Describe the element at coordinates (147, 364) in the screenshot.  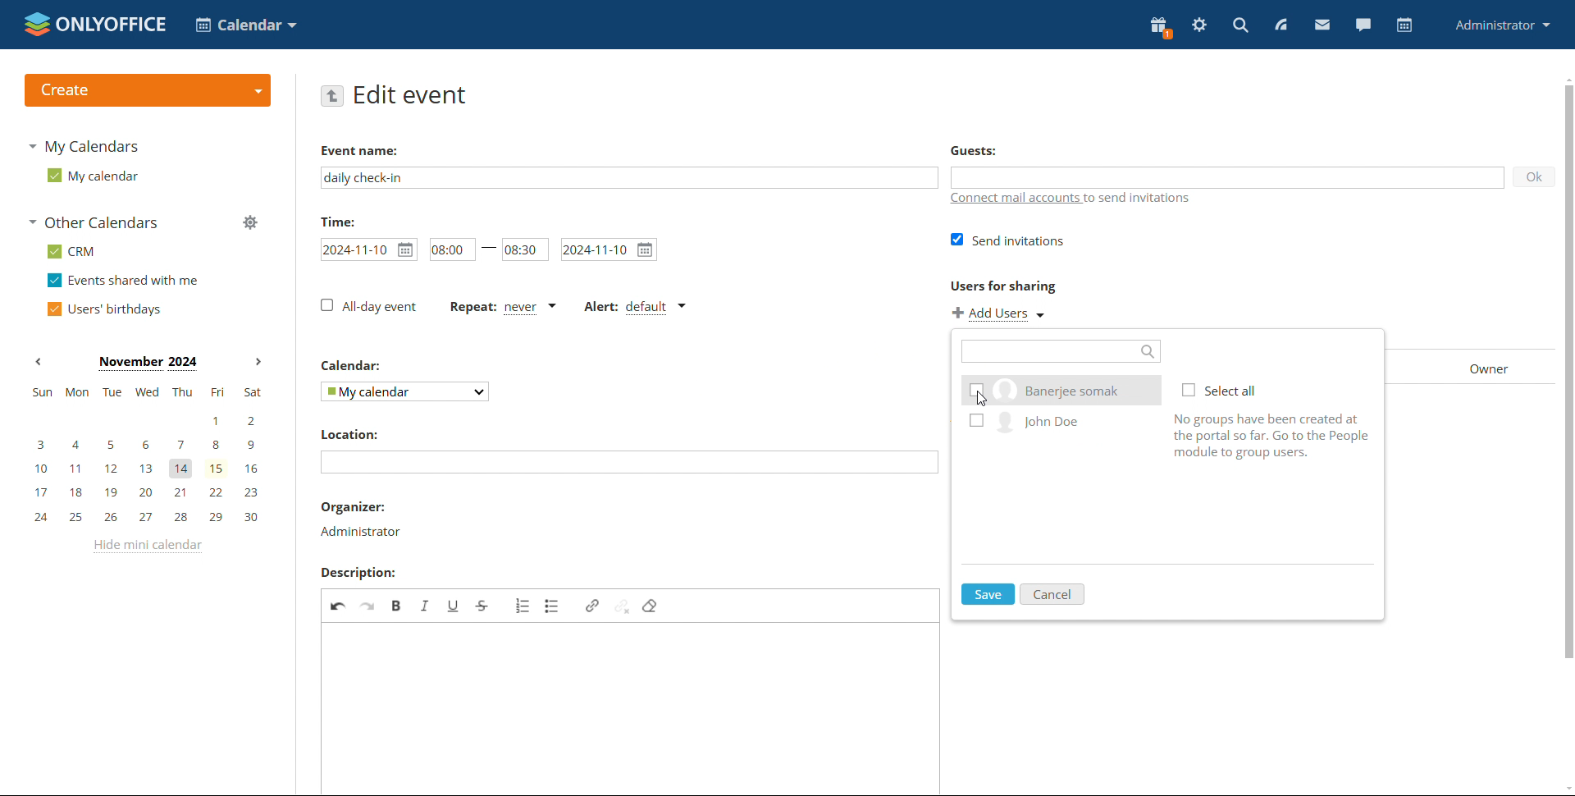
I see `current month` at that location.